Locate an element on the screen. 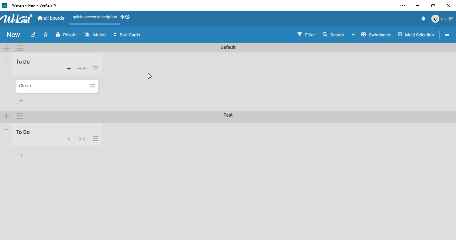 The image size is (456, 240). click to star this board is located at coordinates (46, 34).